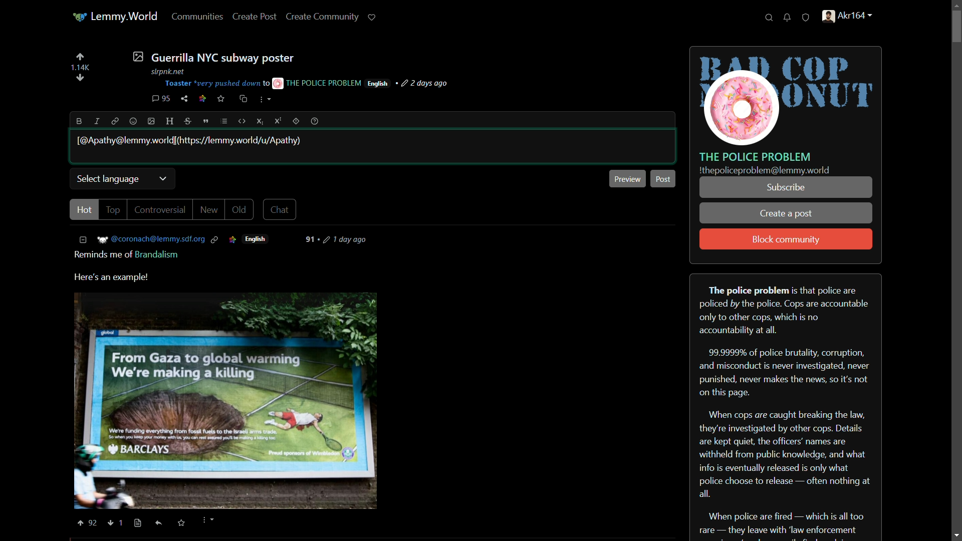 The height and width of the screenshot is (541, 962). What do you see at coordinates (787, 97) in the screenshot?
I see `server icon` at bounding box center [787, 97].